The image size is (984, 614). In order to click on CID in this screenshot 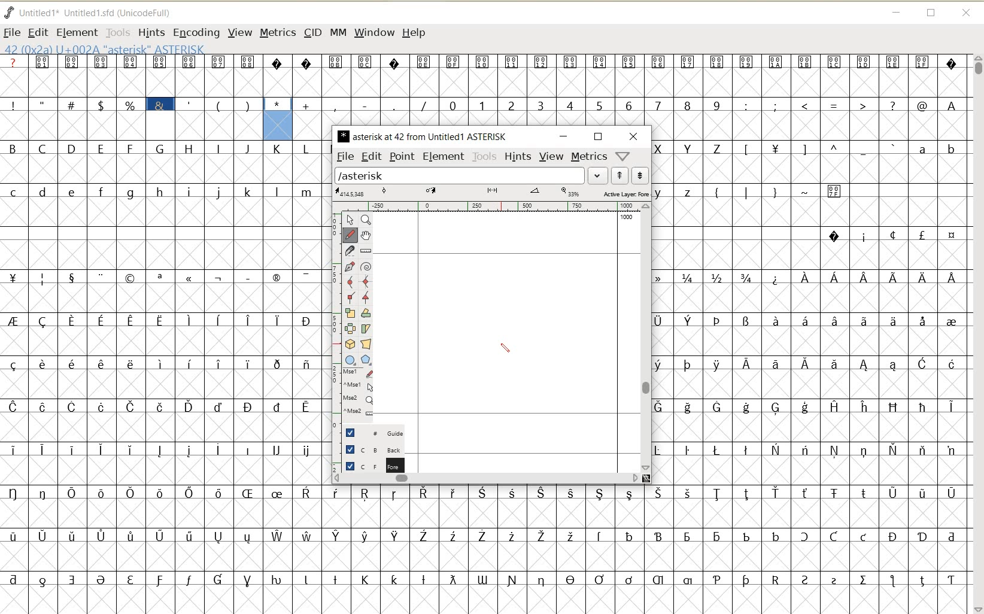, I will do `click(311, 32)`.